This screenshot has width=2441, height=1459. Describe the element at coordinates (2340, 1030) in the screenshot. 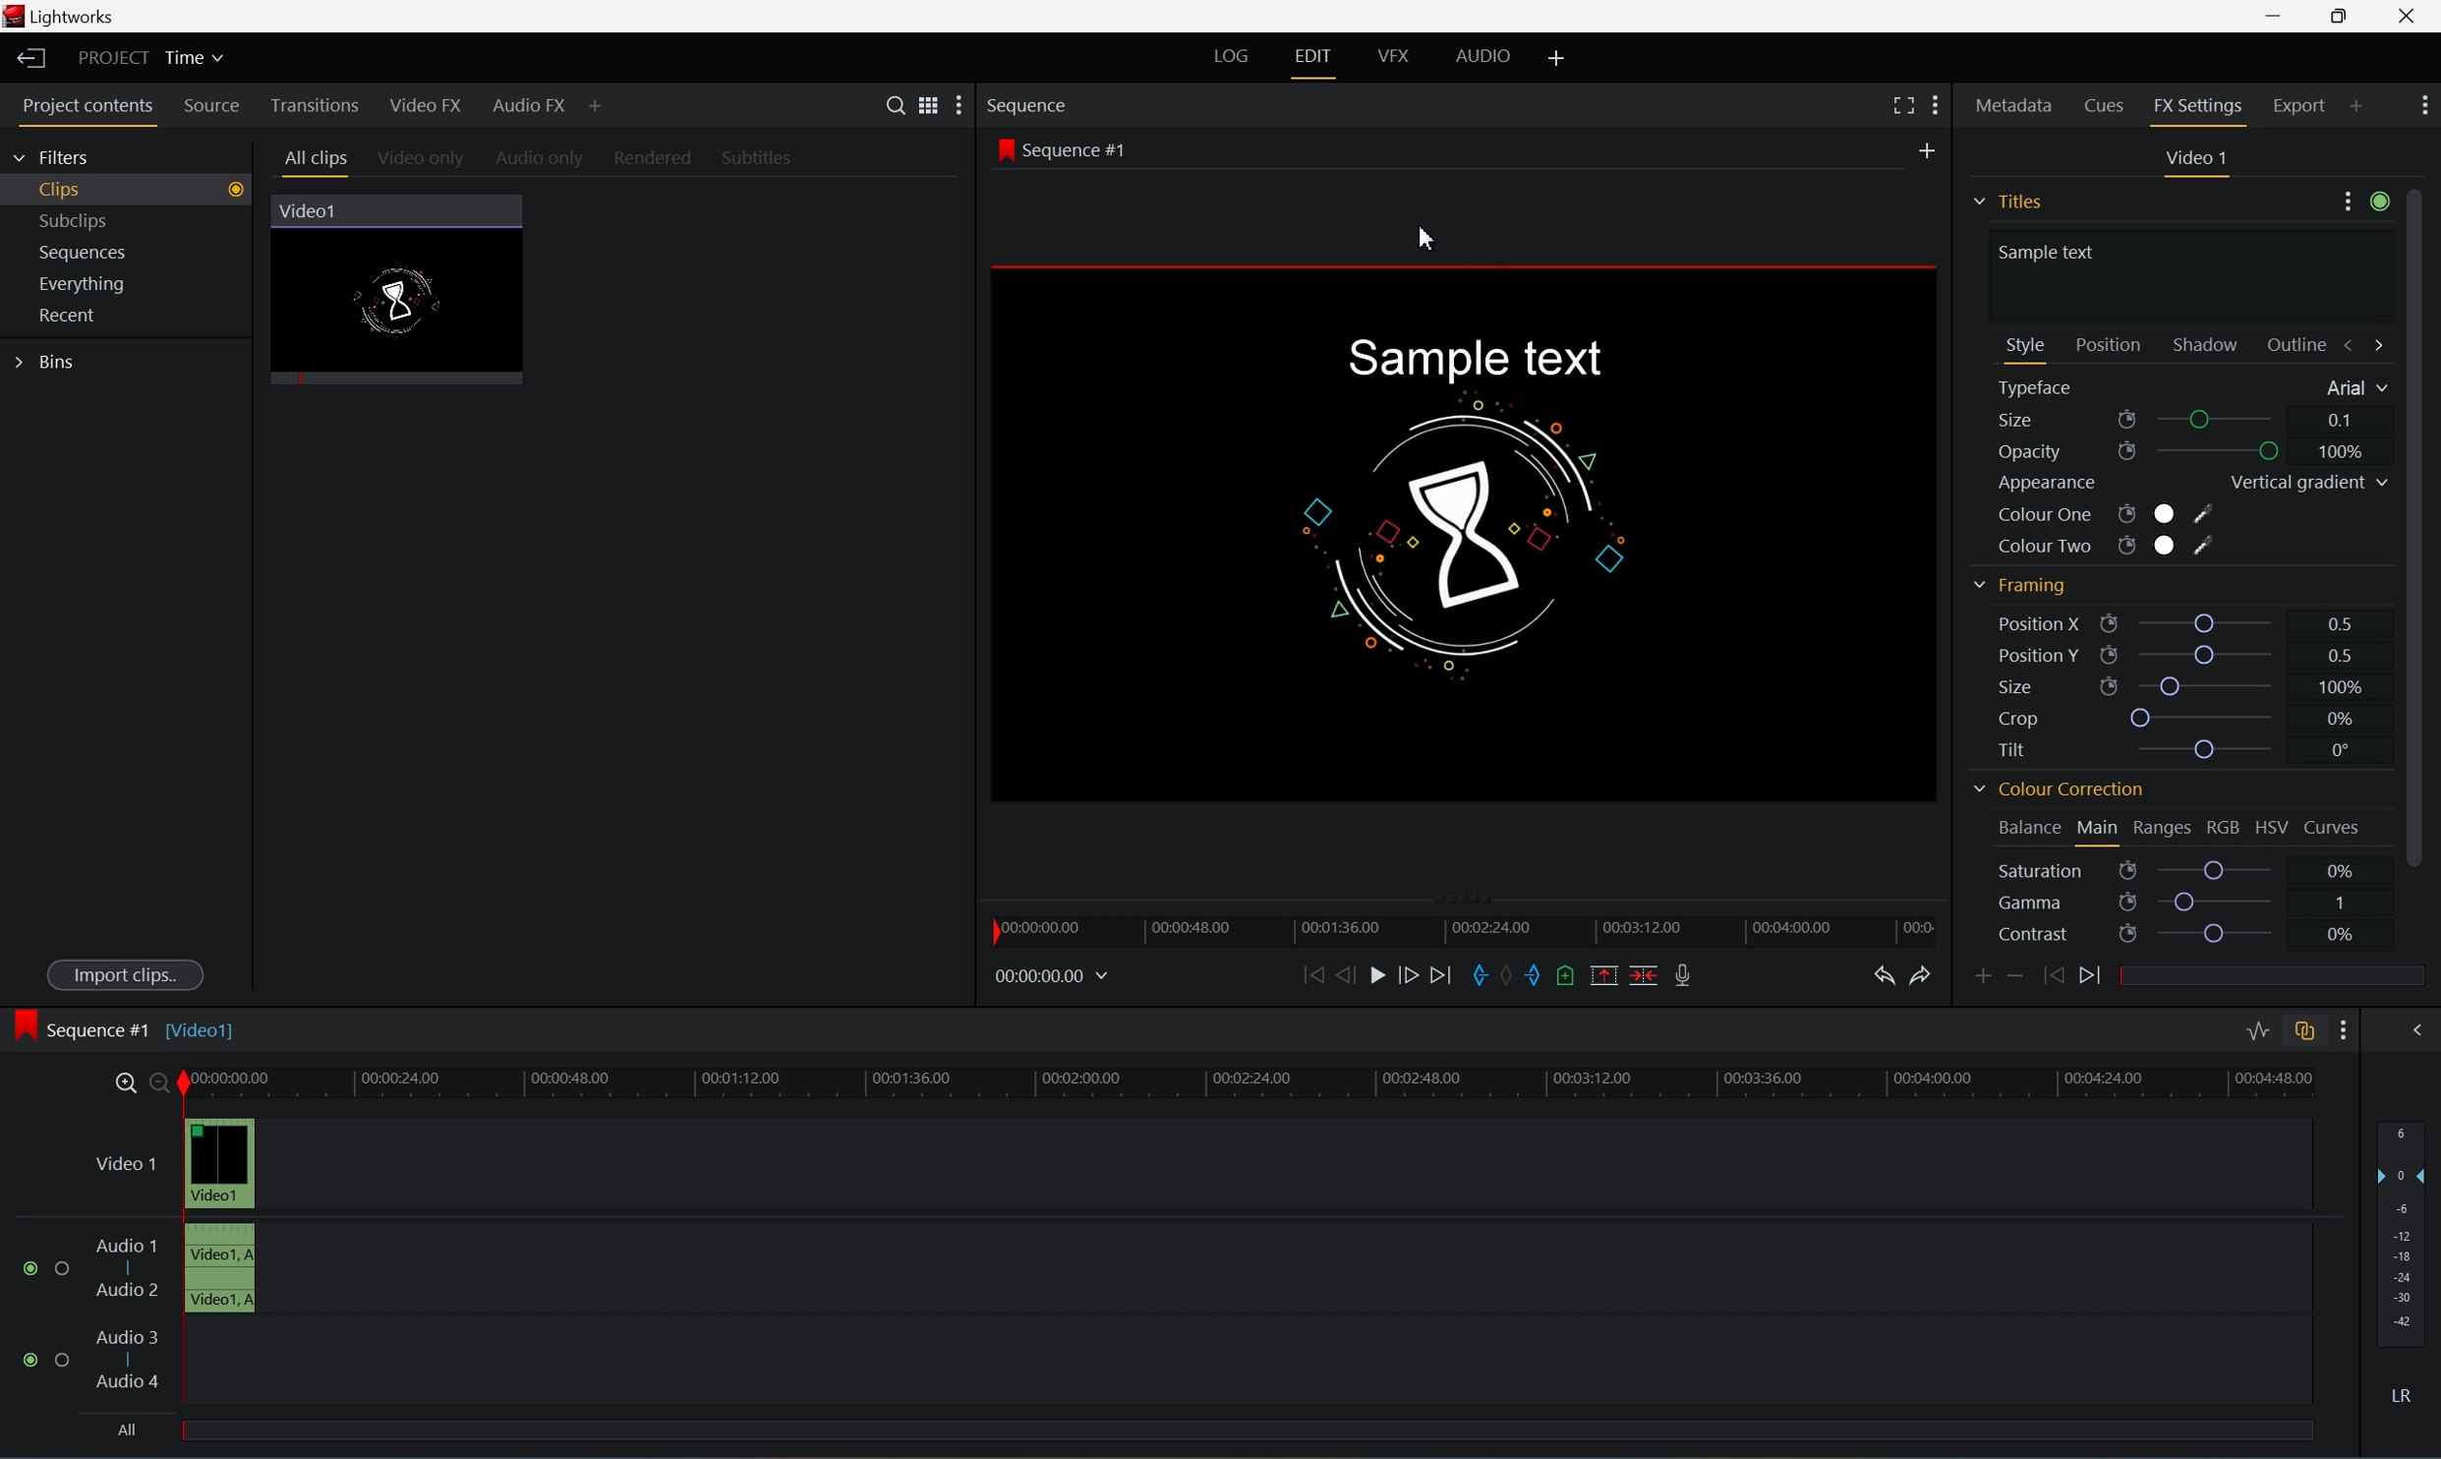

I see `show settings menu` at that location.